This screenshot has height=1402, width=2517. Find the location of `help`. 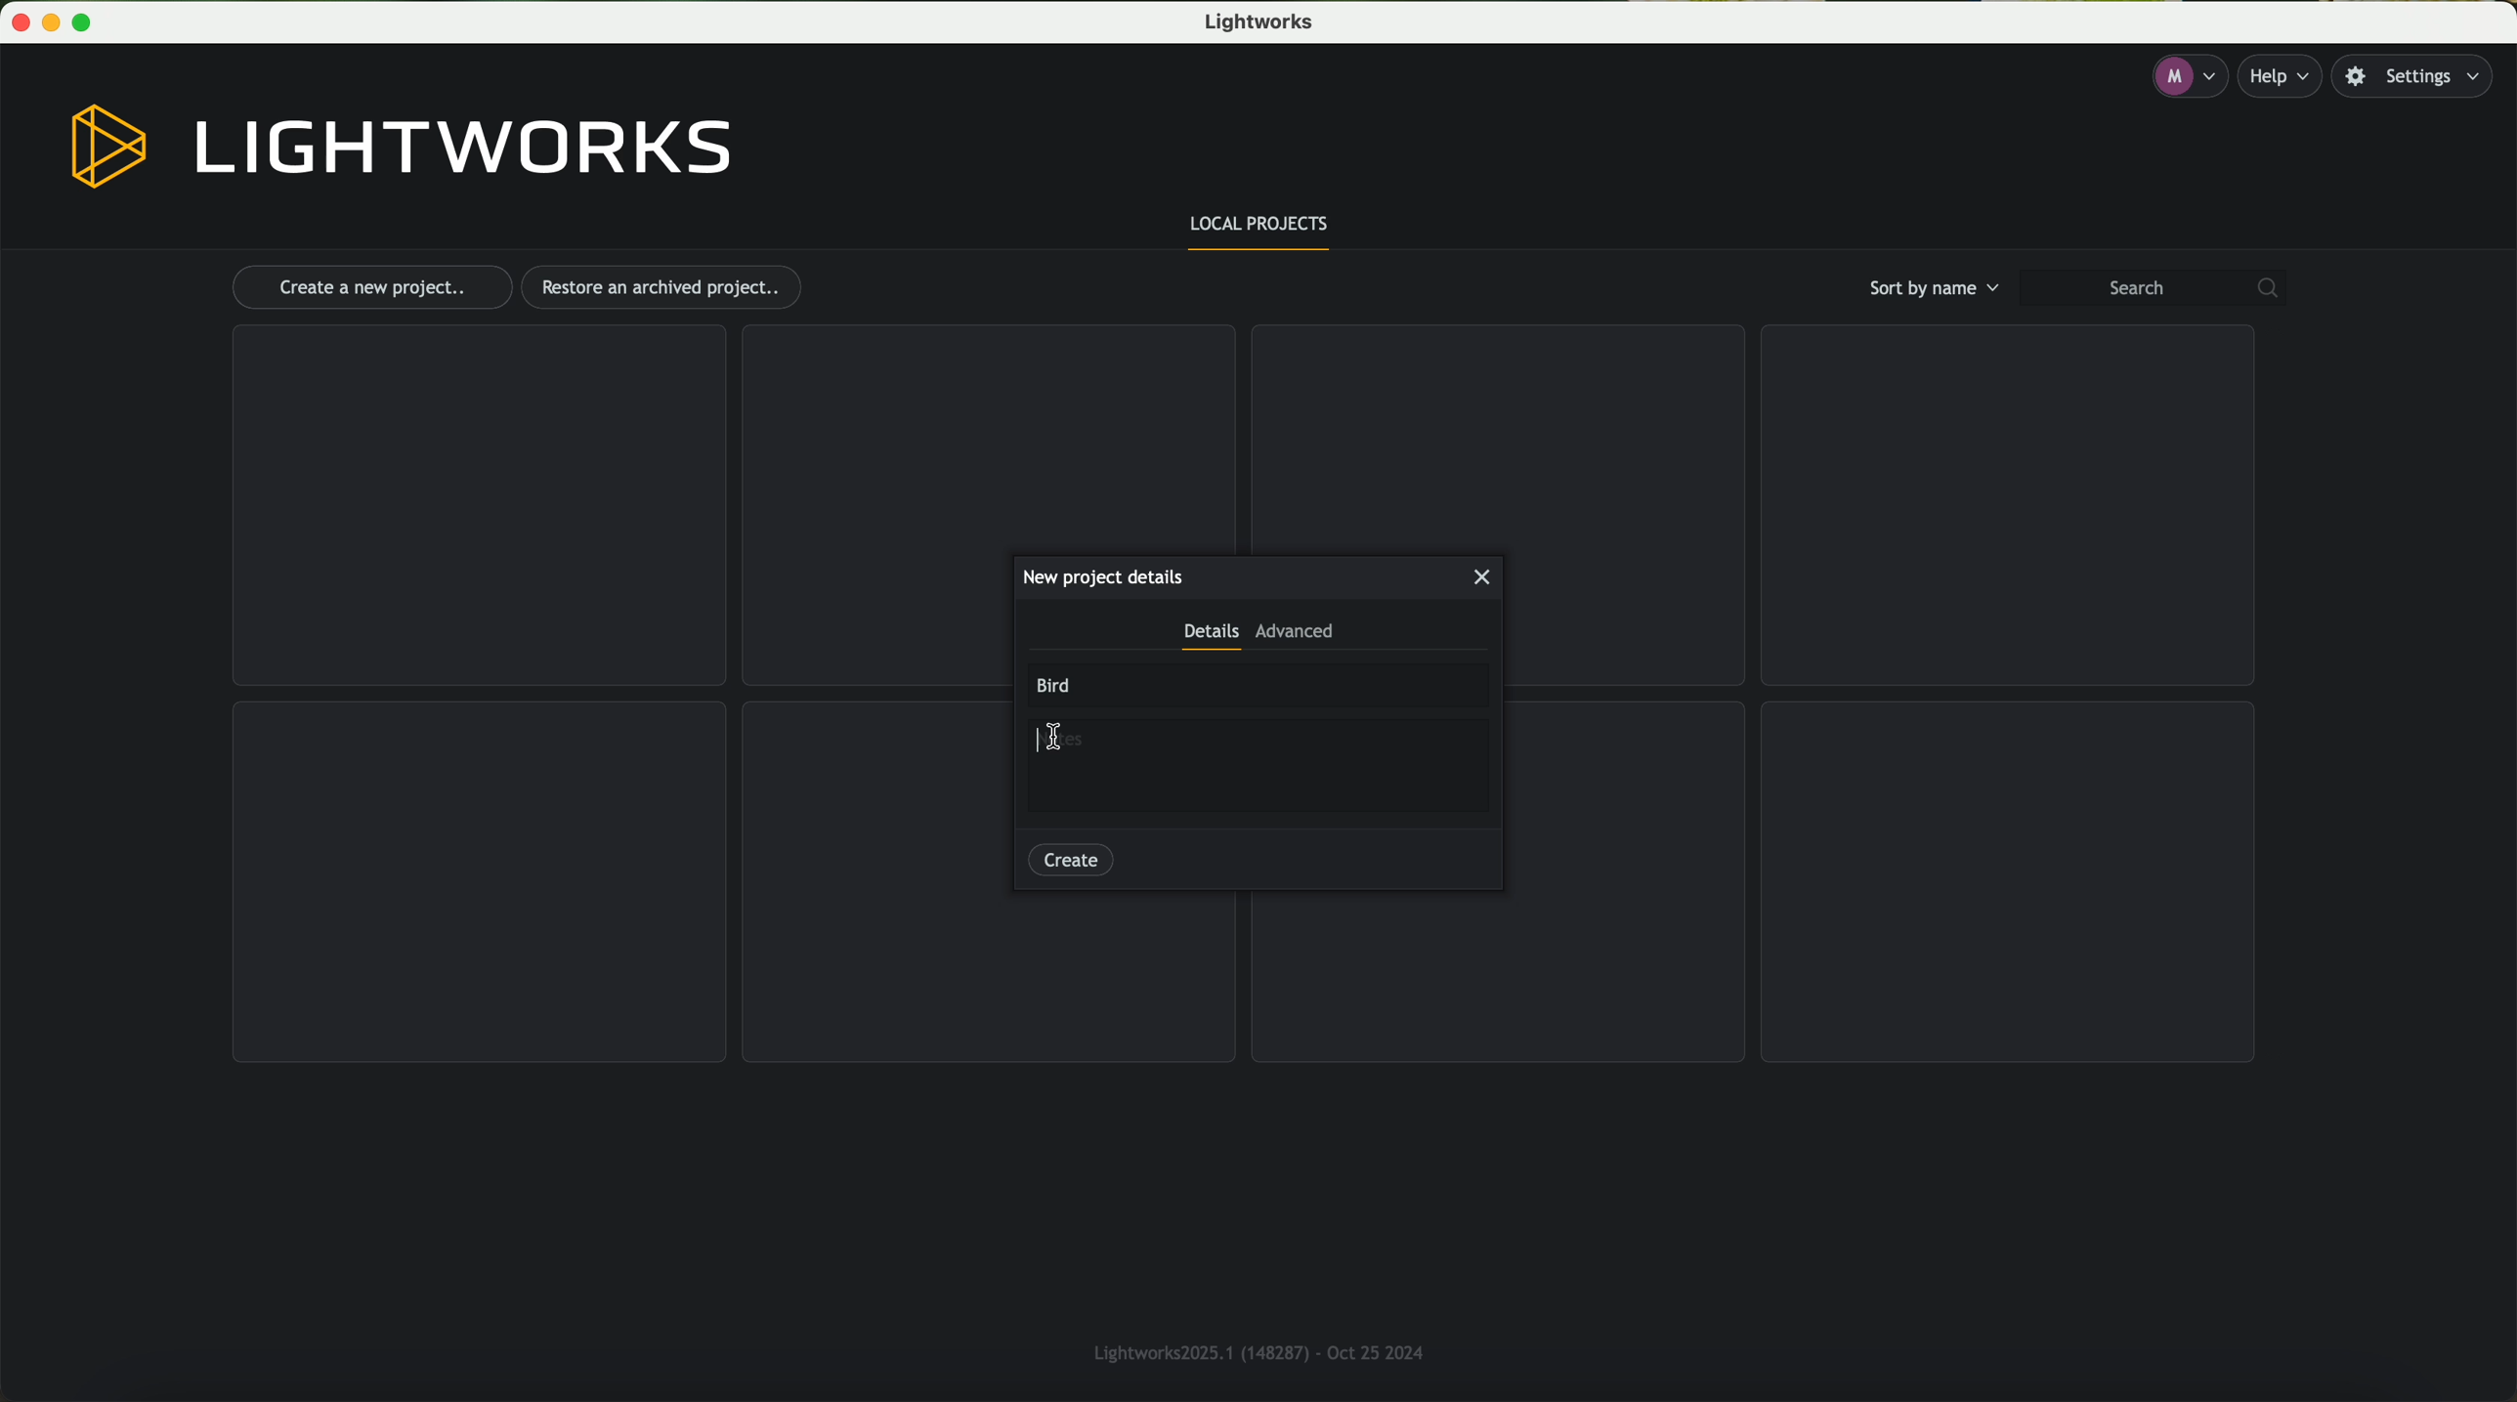

help is located at coordinates (2285, 76).